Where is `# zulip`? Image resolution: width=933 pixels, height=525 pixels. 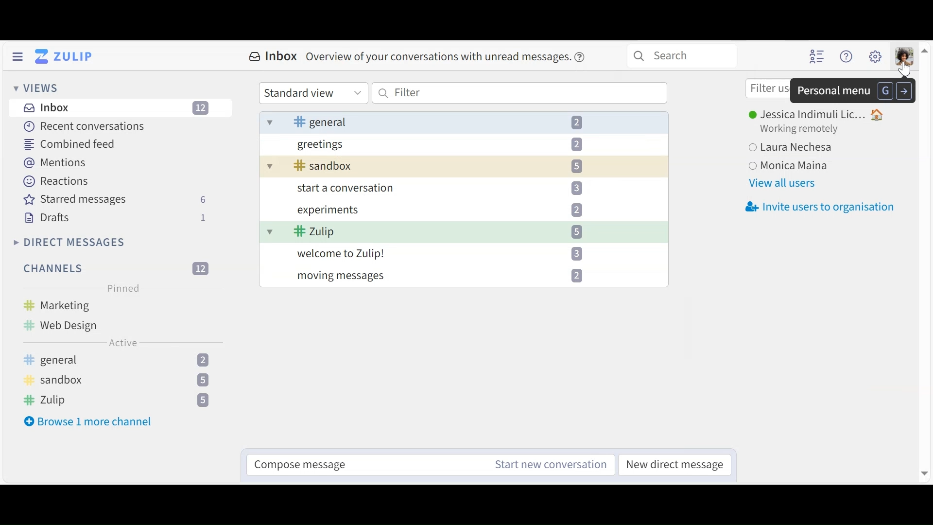
# zulip is located at coordinates (314, 231).